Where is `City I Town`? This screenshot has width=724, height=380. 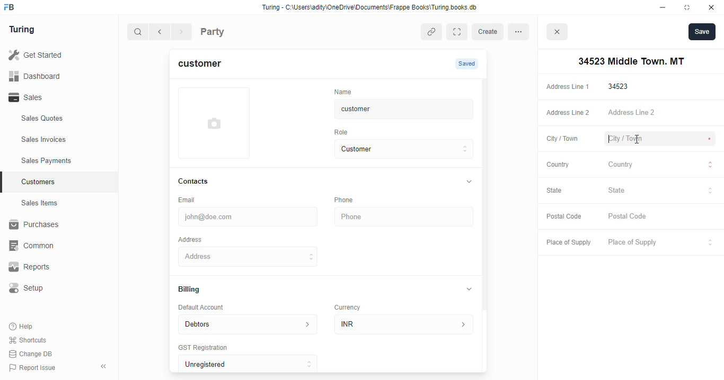
City I Town is located at coordinates (660, 139).